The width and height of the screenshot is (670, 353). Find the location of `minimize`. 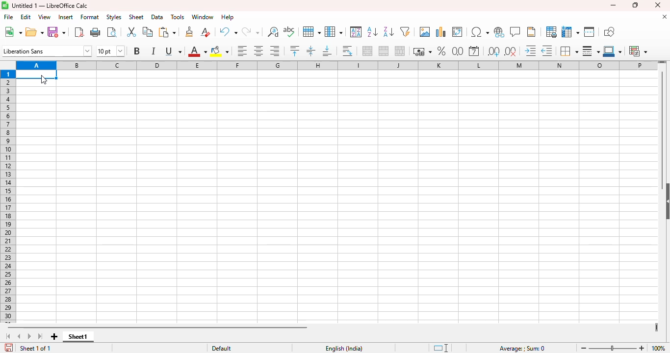

minimize is located at coordinates (613, 5).